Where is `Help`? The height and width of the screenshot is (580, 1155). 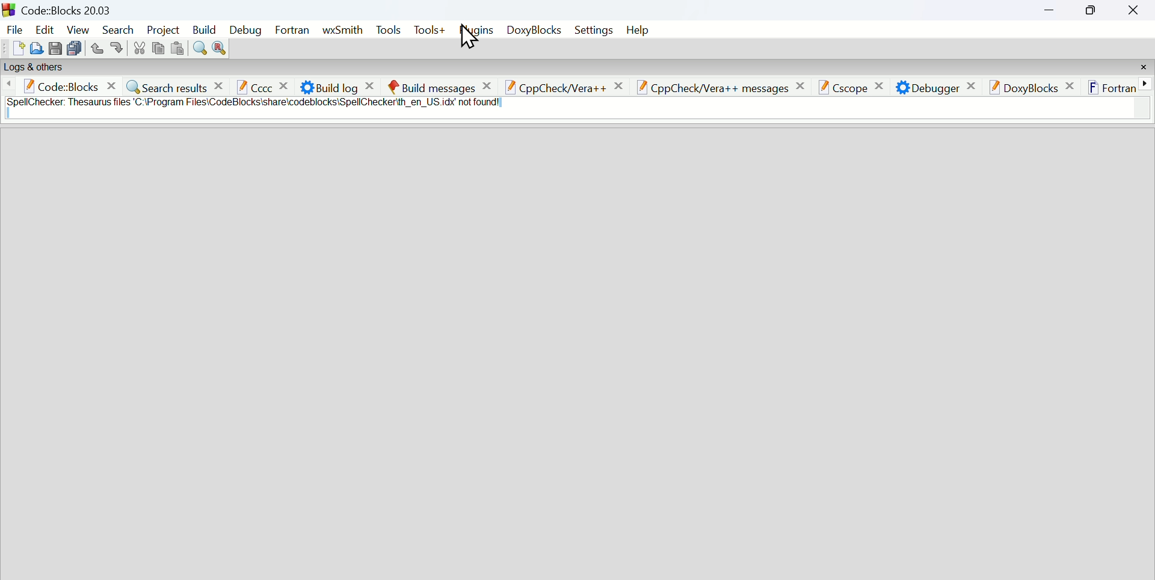
Help is located at coordinates (637, 29).